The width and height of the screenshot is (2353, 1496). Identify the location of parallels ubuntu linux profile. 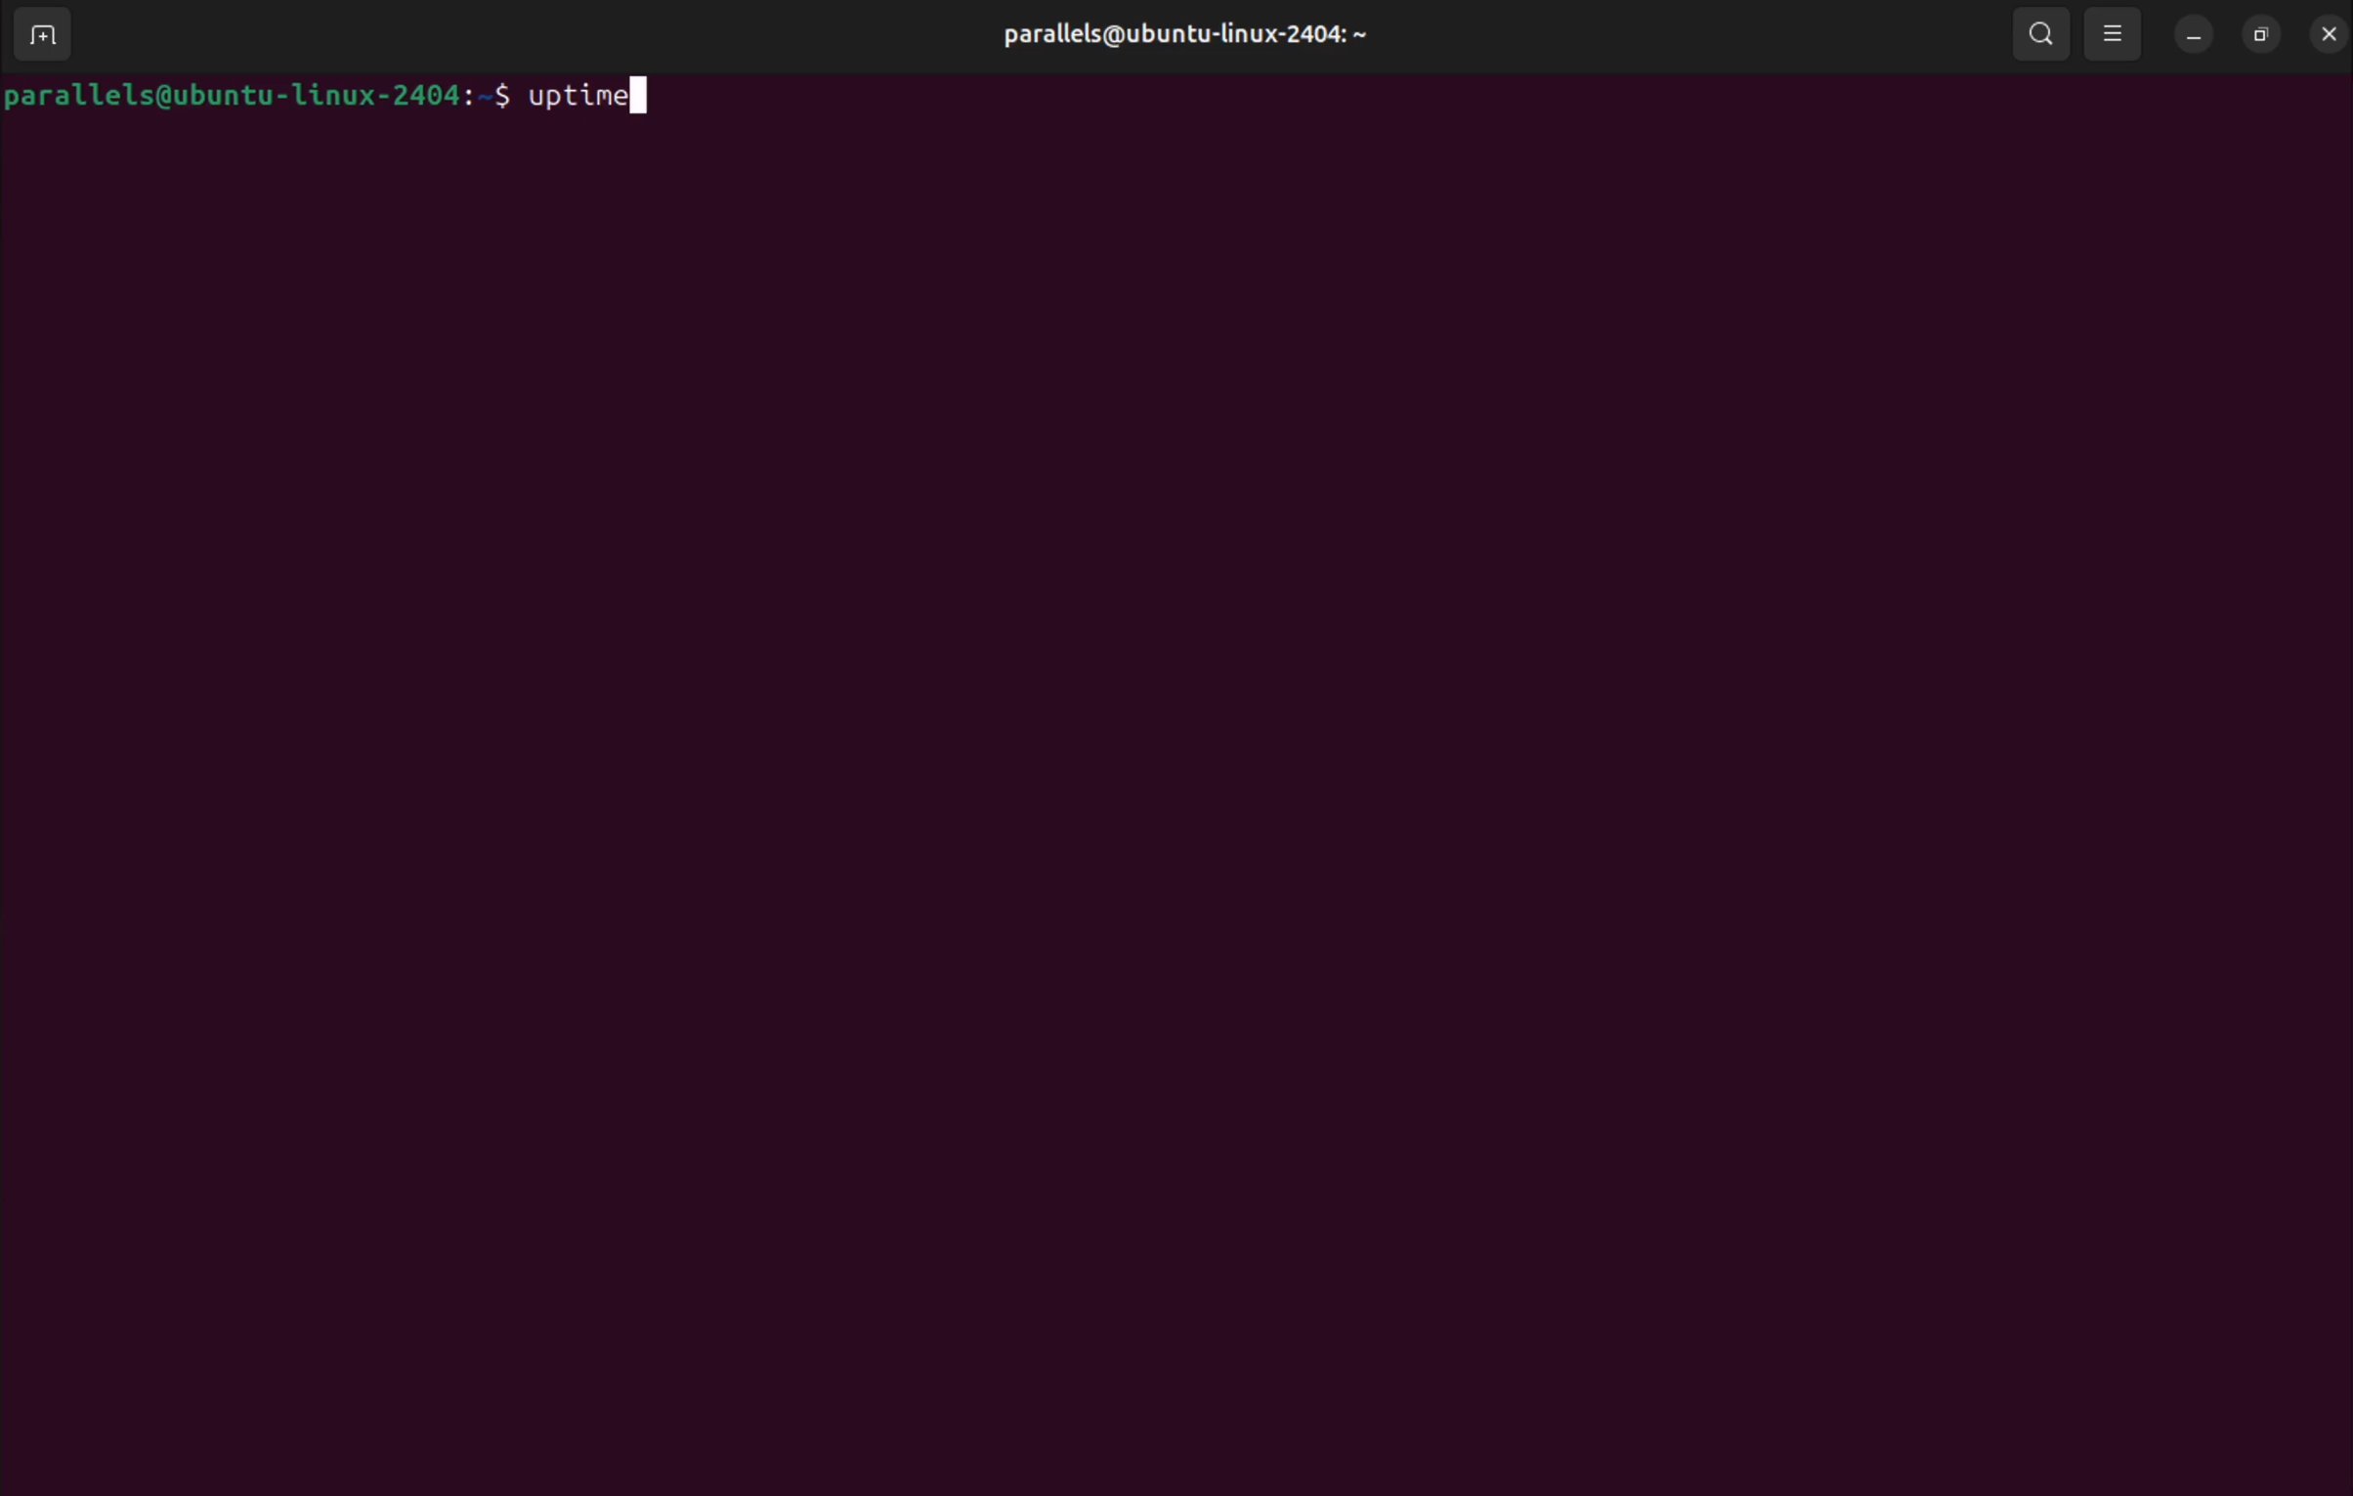
(1178, 35).